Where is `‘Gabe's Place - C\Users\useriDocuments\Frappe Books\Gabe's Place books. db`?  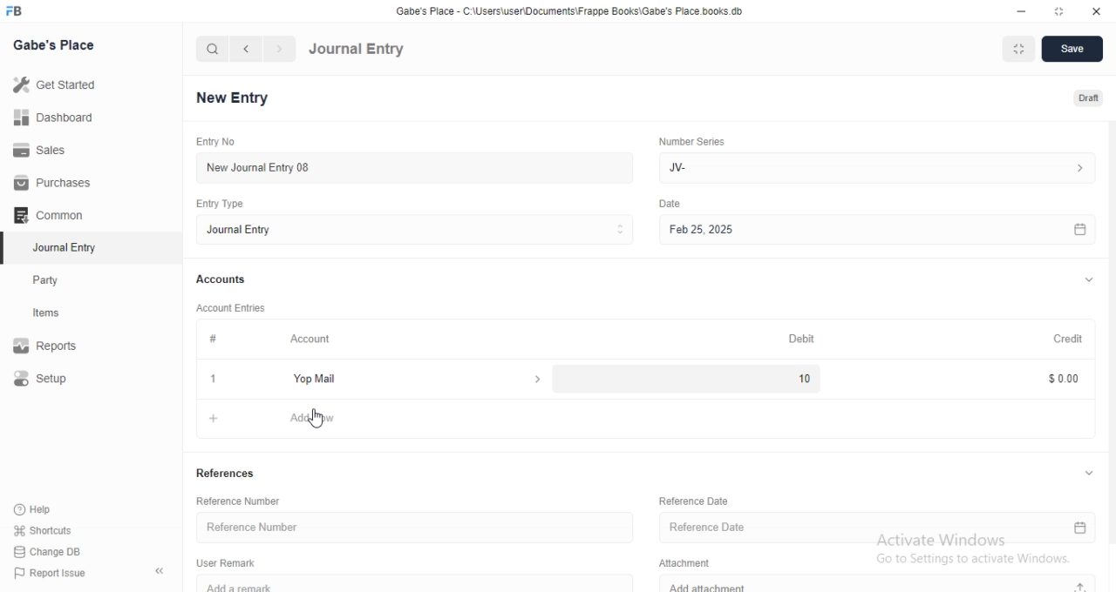
‘Gabe's Place - C\Users\useriDocuments\Frappe Books\Gabe's Place books. db is located at coordinates (567, 9).